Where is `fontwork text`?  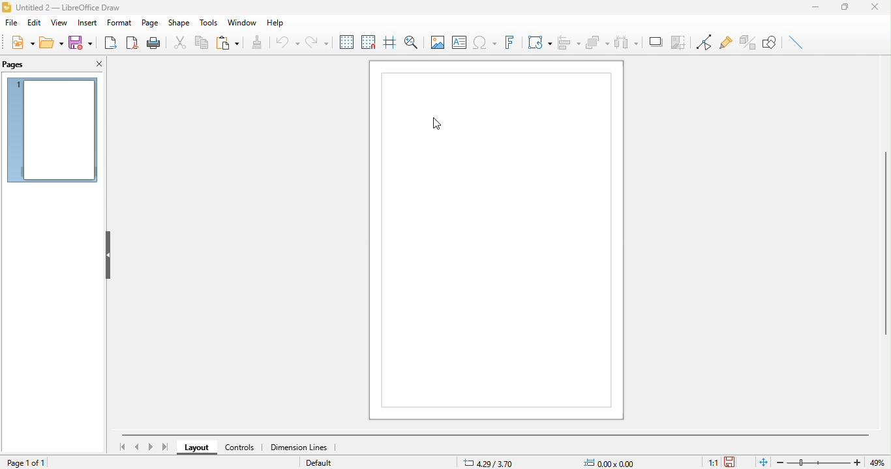 fontwork text is located at coordinates (509, 43).